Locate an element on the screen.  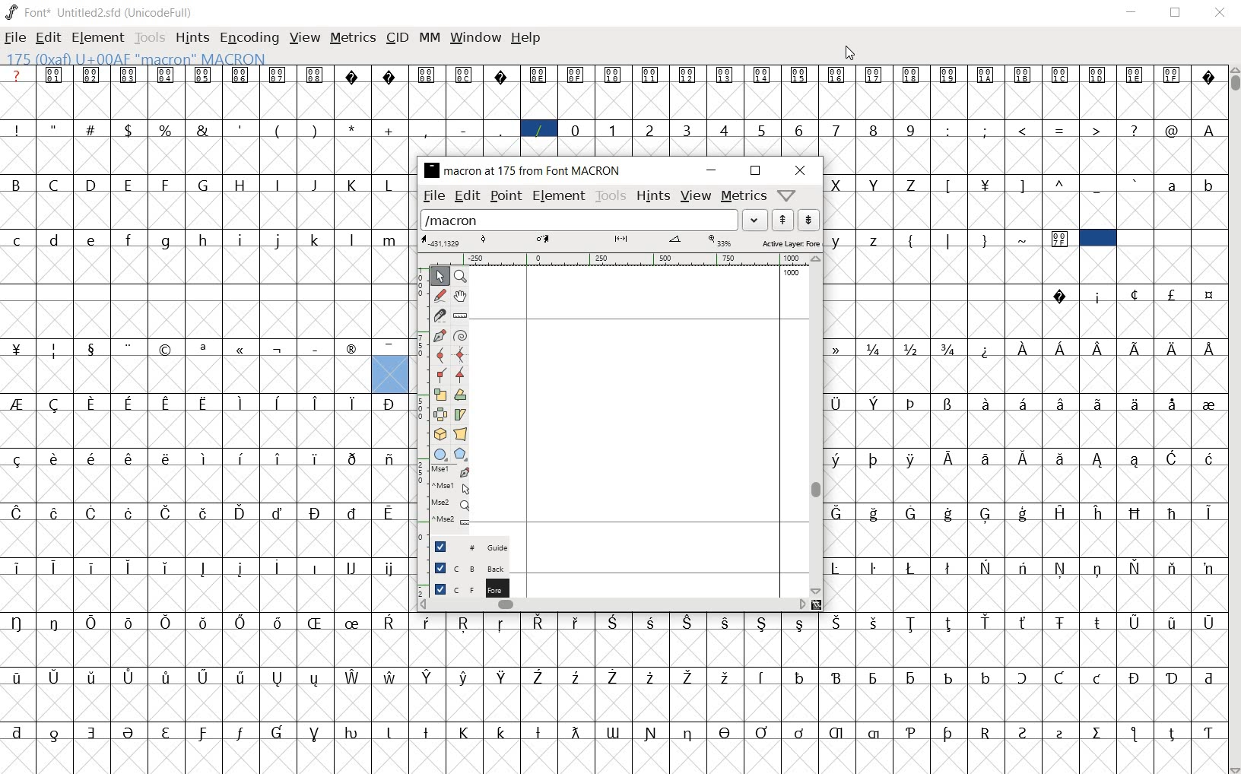
Symbol is located at coordinates (205, 731).